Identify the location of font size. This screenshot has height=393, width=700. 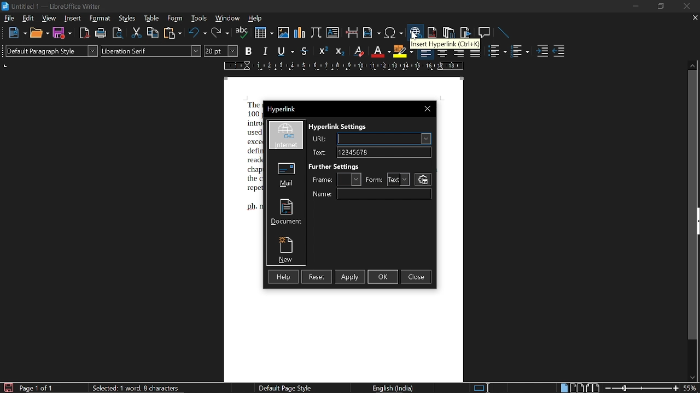
(221, 51).